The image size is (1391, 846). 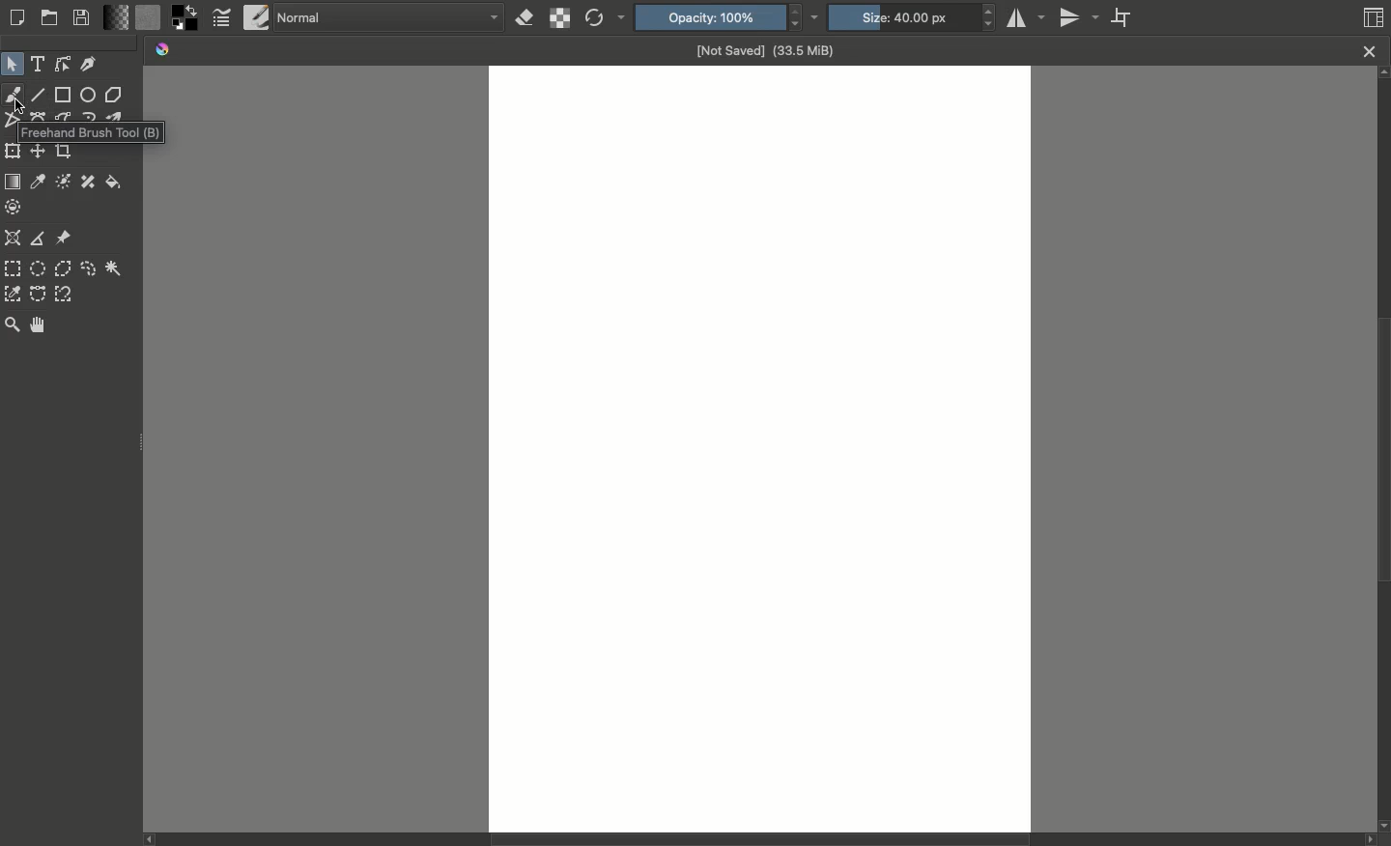 What do you see at coordinates (40, 96) in the screenshot?
I see `Line` at bounding box center [40, 96].